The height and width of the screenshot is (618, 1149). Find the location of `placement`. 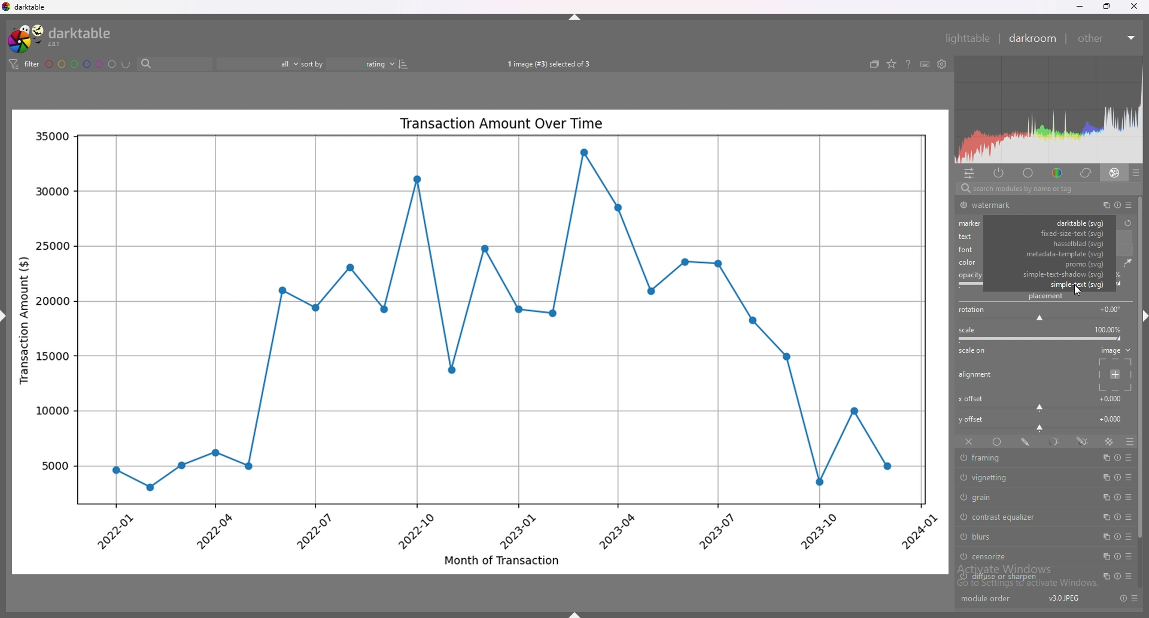

placement is located at coordinates (1117, 375).